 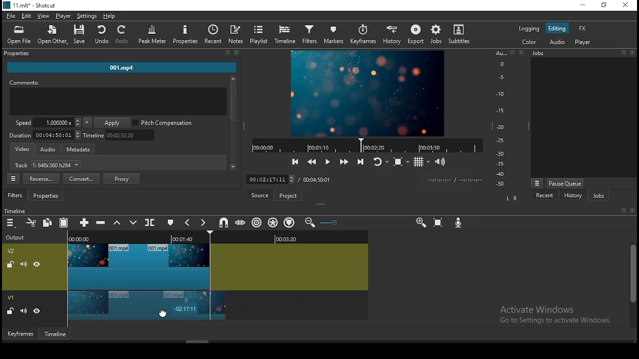 What do you see at coordinates (439, 221) in the screenshot?
I see `zoom timeline to fit` at bounding box center [439, 221].